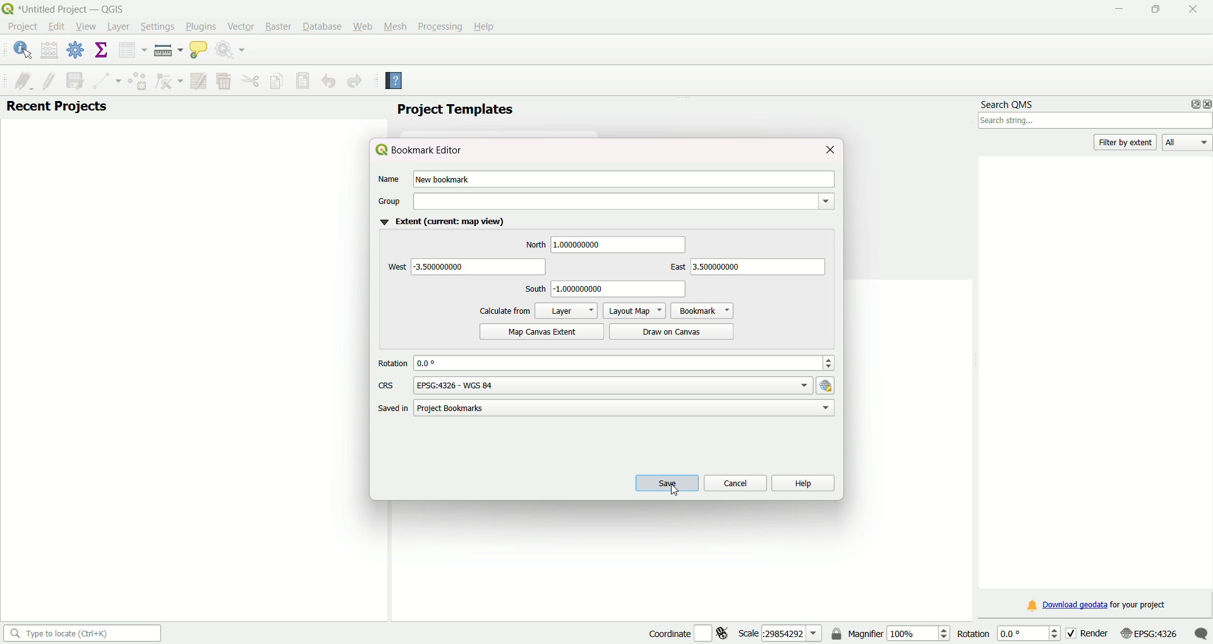 The image size is (1213, 644). I want to click on logo and title, so click(66, 8).